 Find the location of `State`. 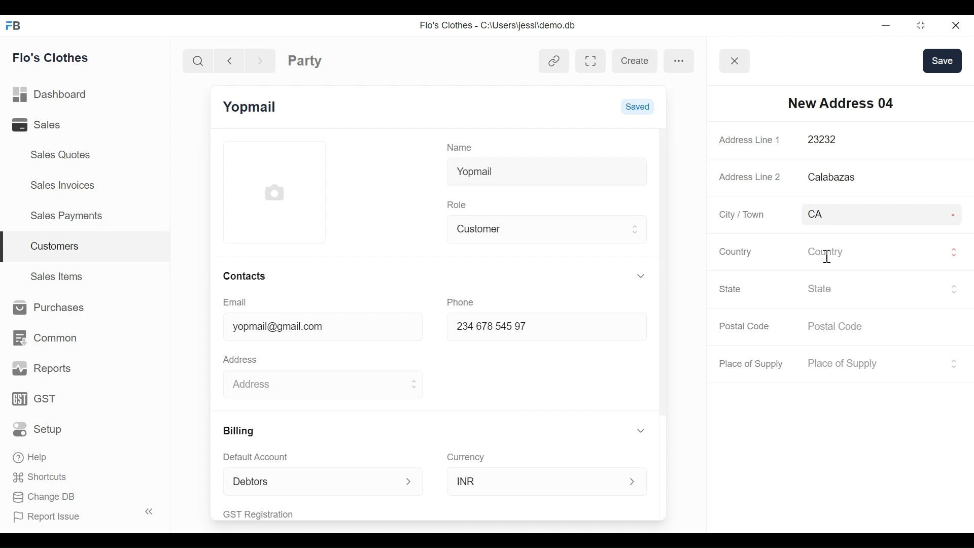

State is located at coordinates (732, 289).